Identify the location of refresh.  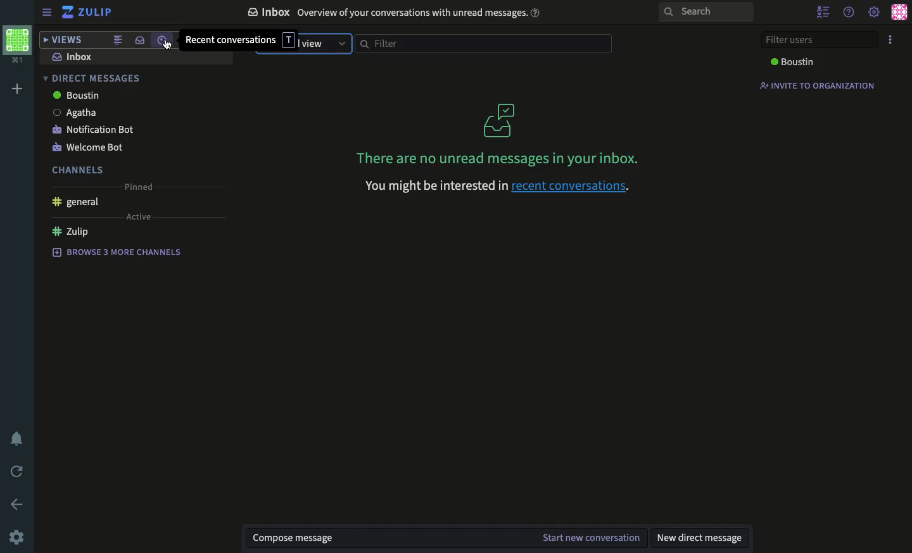
(20, 471).